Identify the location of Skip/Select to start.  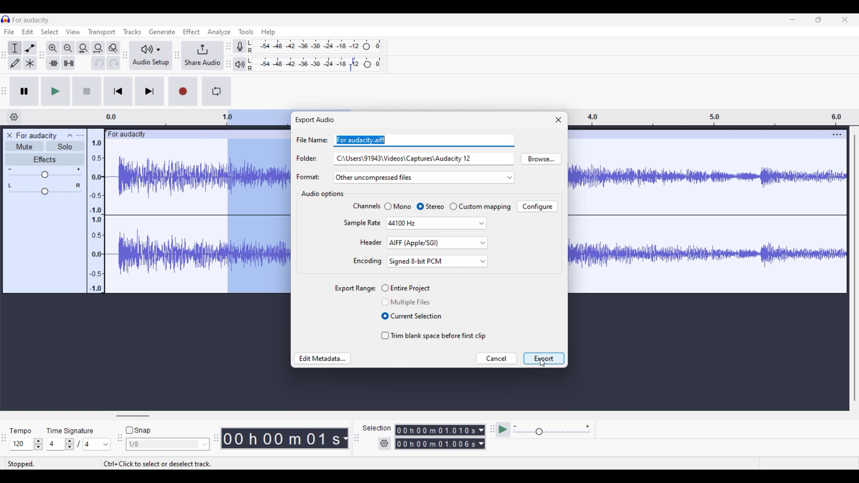
(118, 92).